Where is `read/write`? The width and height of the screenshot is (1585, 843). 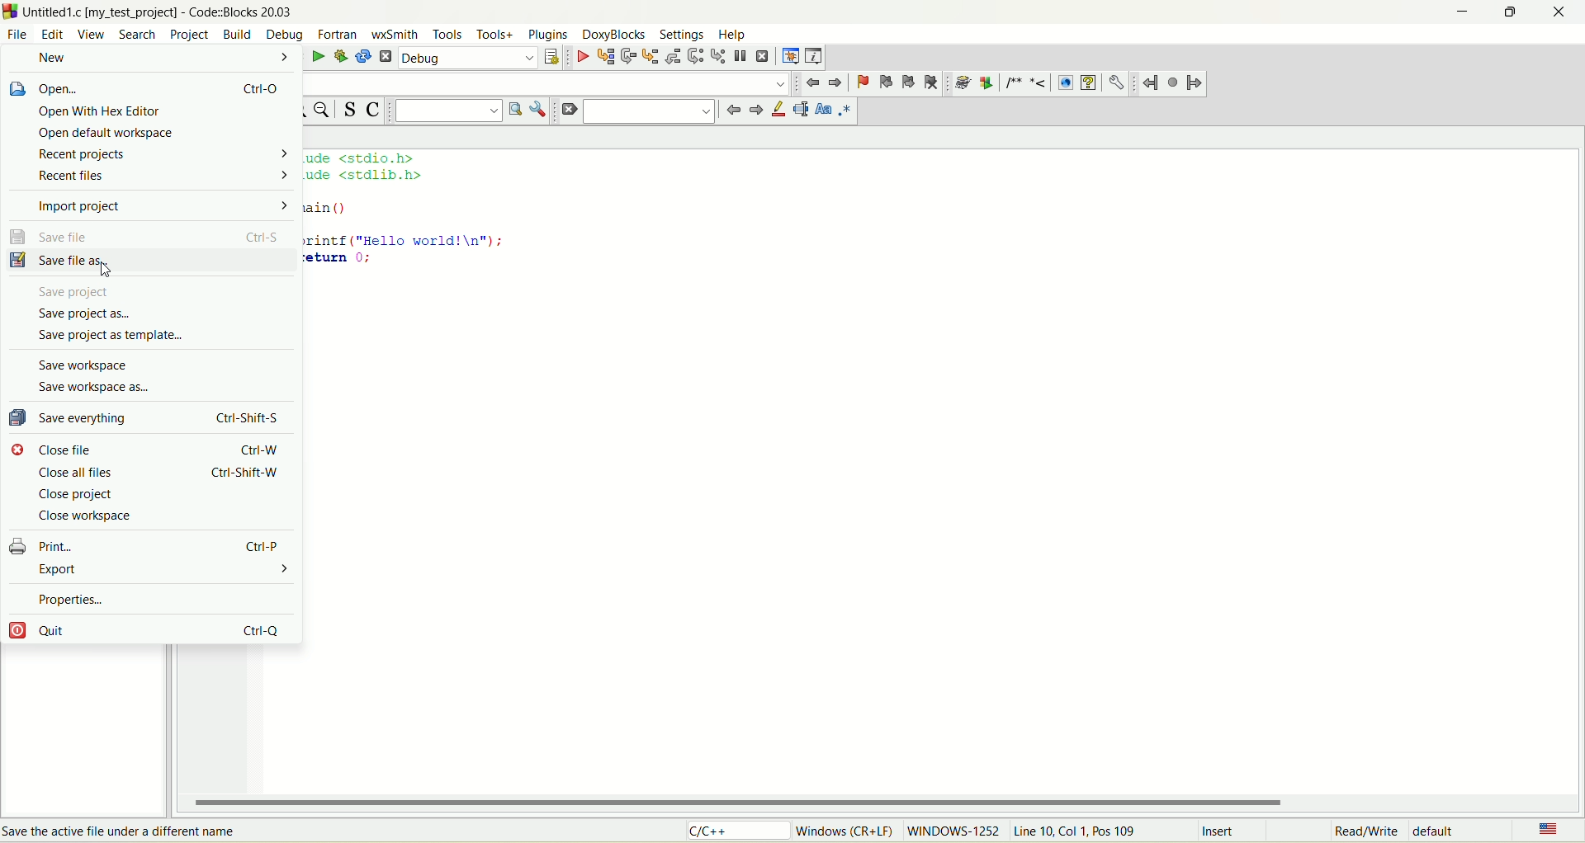 read/write is located at coordinates (1363, 832).